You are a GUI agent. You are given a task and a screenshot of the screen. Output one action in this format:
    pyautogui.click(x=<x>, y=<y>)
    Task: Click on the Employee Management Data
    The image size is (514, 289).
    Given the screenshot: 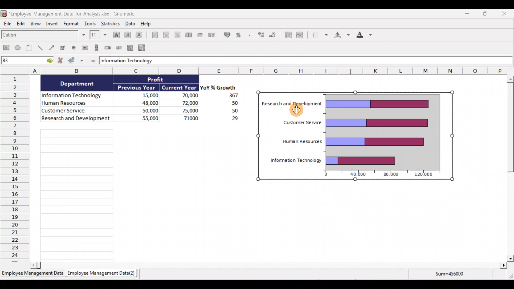 What is the action you would take?
    pyautogui.click(x=32, y=273)
    